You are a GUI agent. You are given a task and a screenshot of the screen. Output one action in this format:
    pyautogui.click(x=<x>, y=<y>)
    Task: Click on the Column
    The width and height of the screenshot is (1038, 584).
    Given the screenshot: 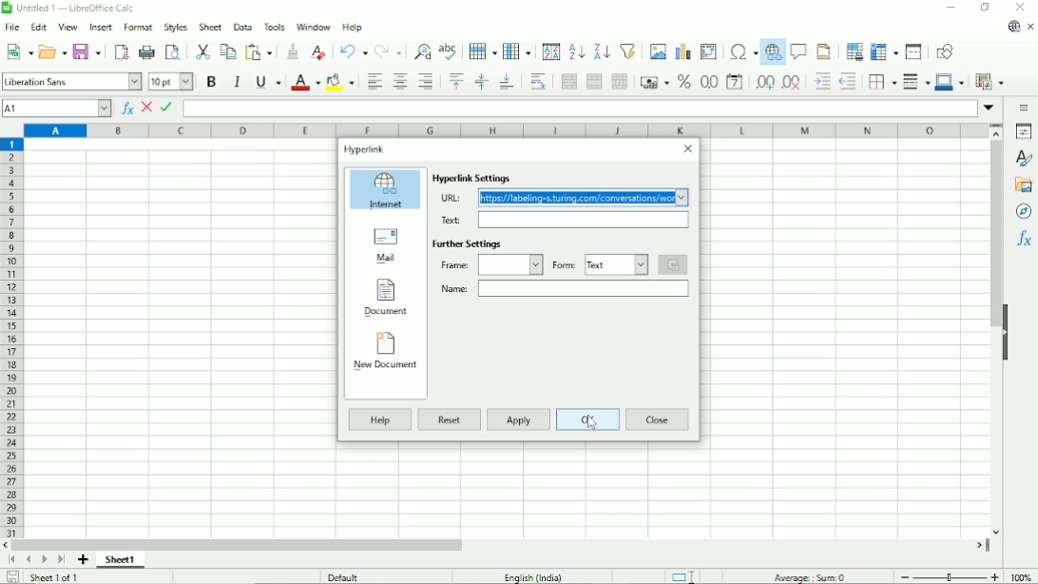 What is the action you would take?
    pyautogui.click(x=519, y=51)
    